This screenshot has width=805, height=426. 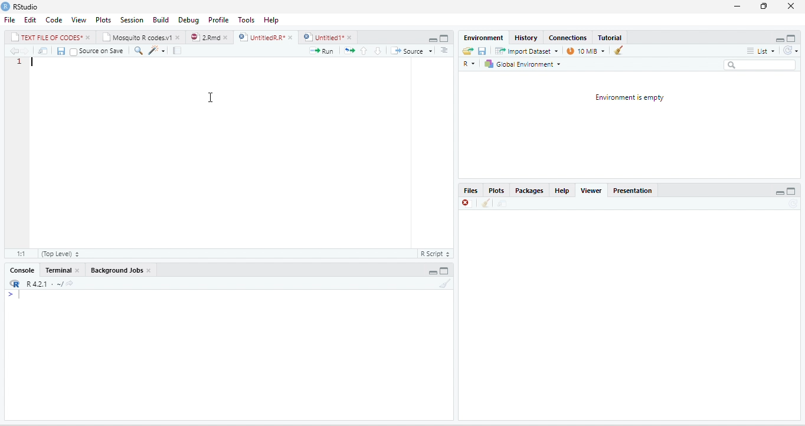 I want to click on , so click(x=158, y=19).